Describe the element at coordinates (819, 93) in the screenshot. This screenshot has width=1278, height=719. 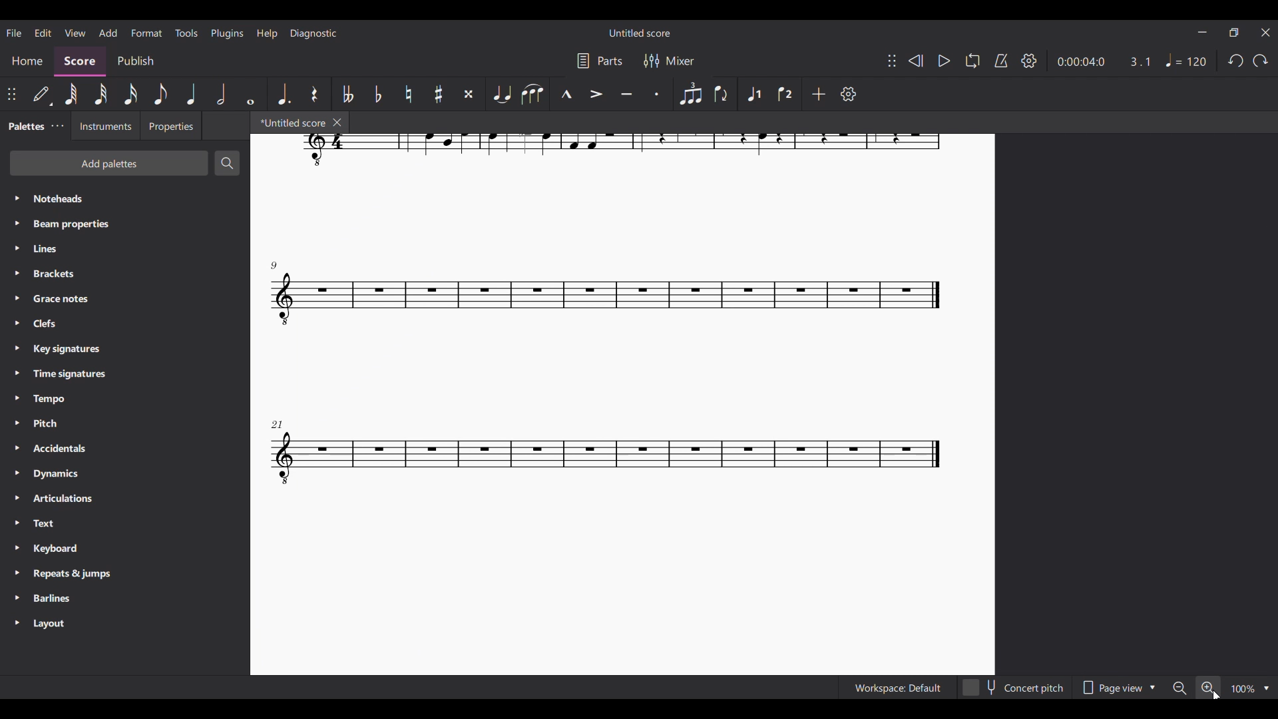
I see `Add` at that location.